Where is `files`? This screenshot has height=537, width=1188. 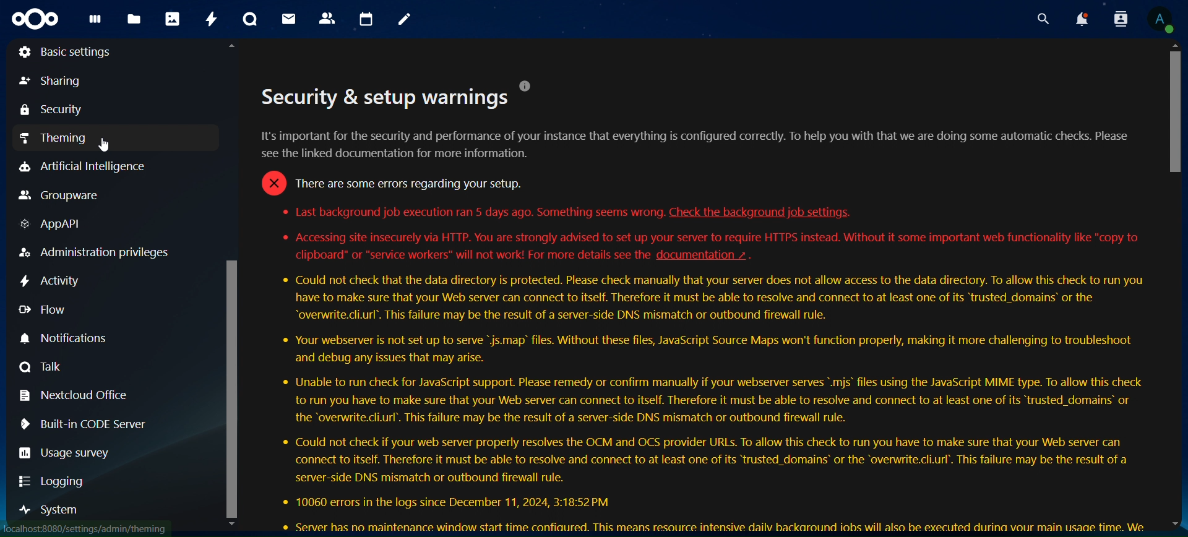 files is located at coordinates (135, 20).